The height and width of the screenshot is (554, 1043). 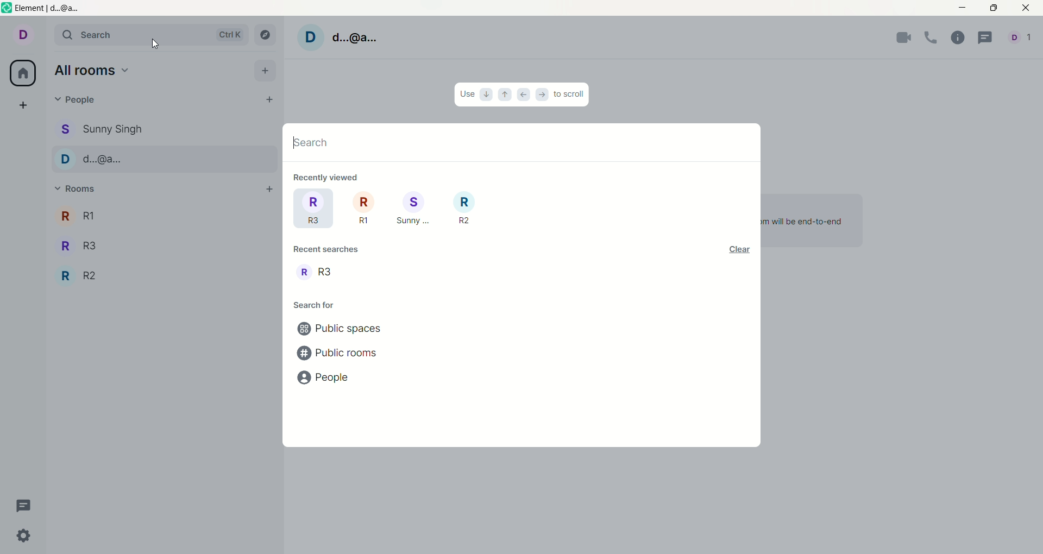 I want to click on left arrow key, so click(x=524, y=95).